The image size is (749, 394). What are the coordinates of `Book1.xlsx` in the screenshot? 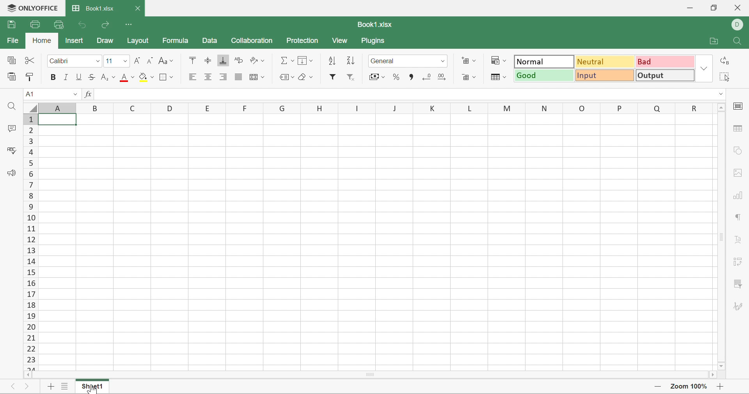 It's located at (374, 25).